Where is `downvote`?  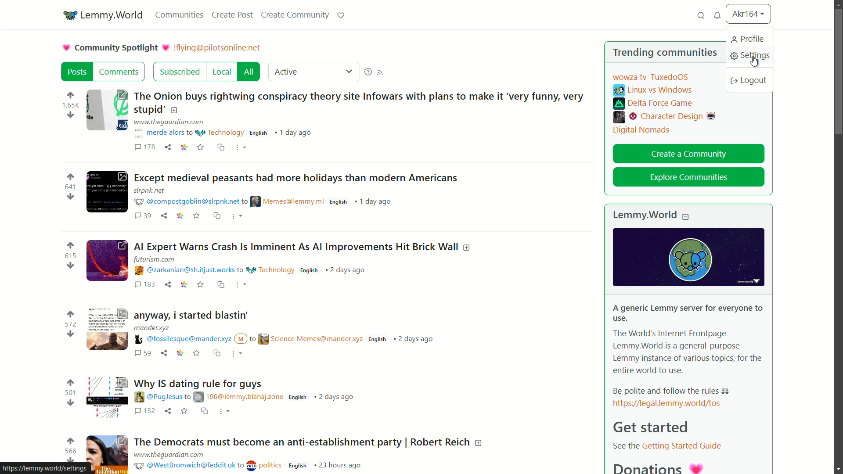 downvote is located at coordinates (70, 461).